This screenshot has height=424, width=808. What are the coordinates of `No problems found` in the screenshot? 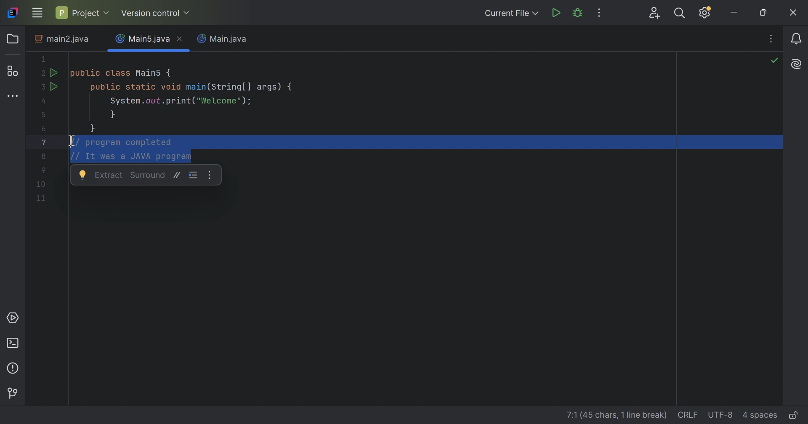 It's located at (776, 62).